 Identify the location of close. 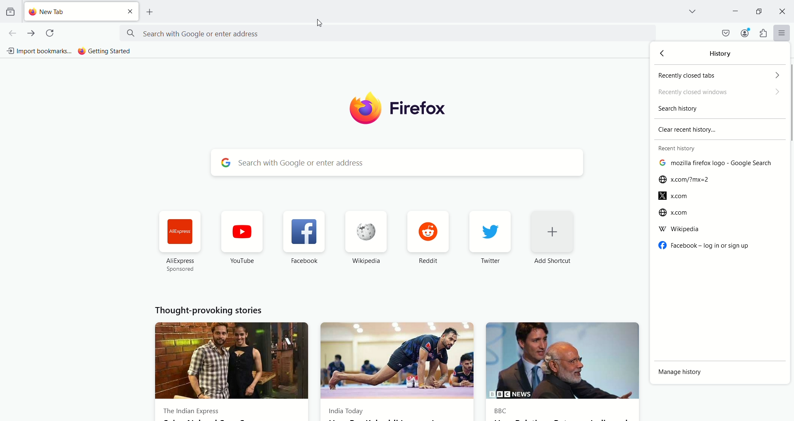
(780, 12).